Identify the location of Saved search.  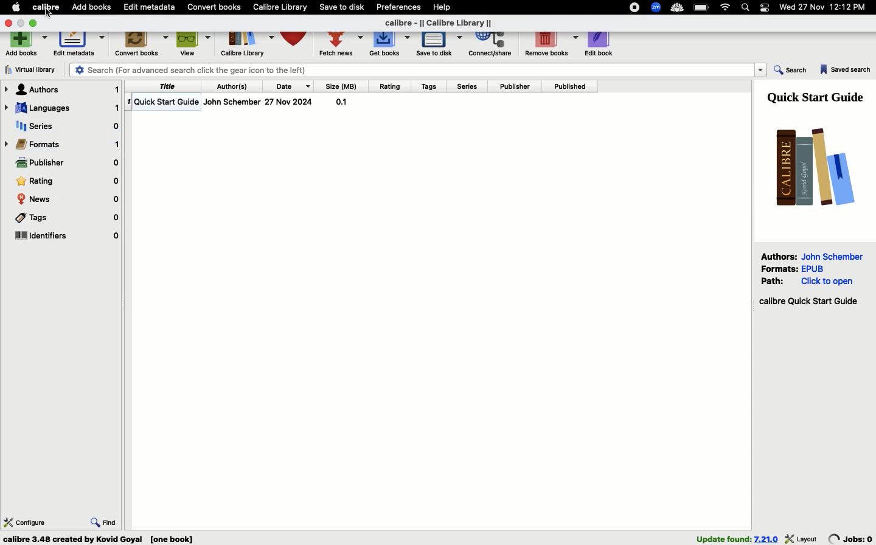
(846, 71).